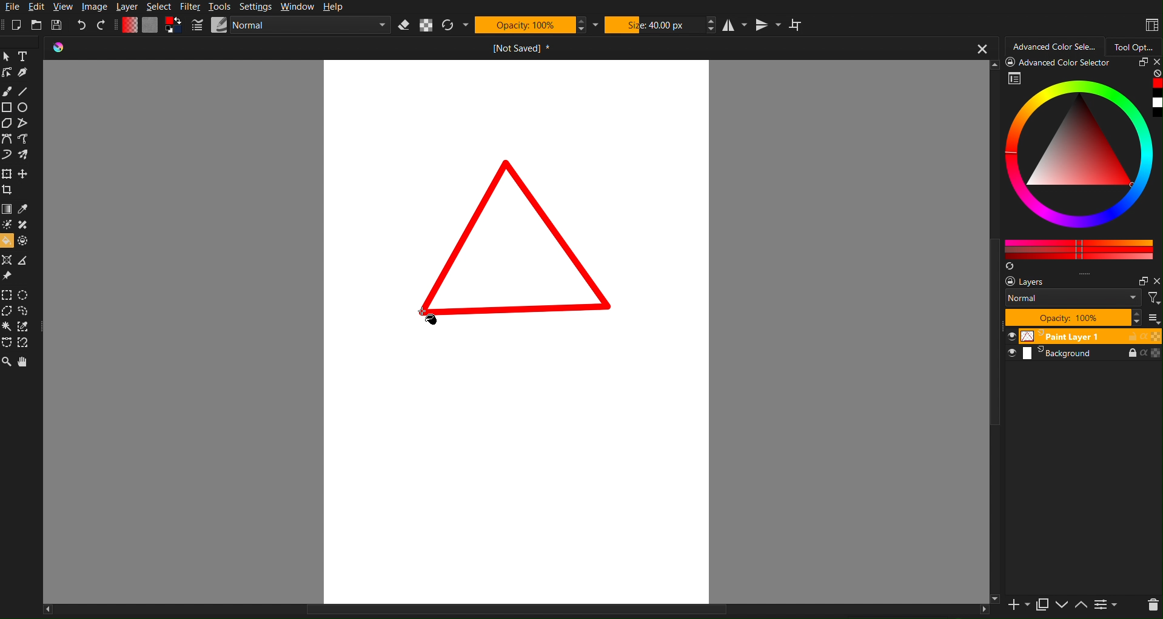 The height and width of the screenshot is (619, 1163). Describe the element at coordinates (24, 107) in the screenshot. I see `ellipse tool` at that location.